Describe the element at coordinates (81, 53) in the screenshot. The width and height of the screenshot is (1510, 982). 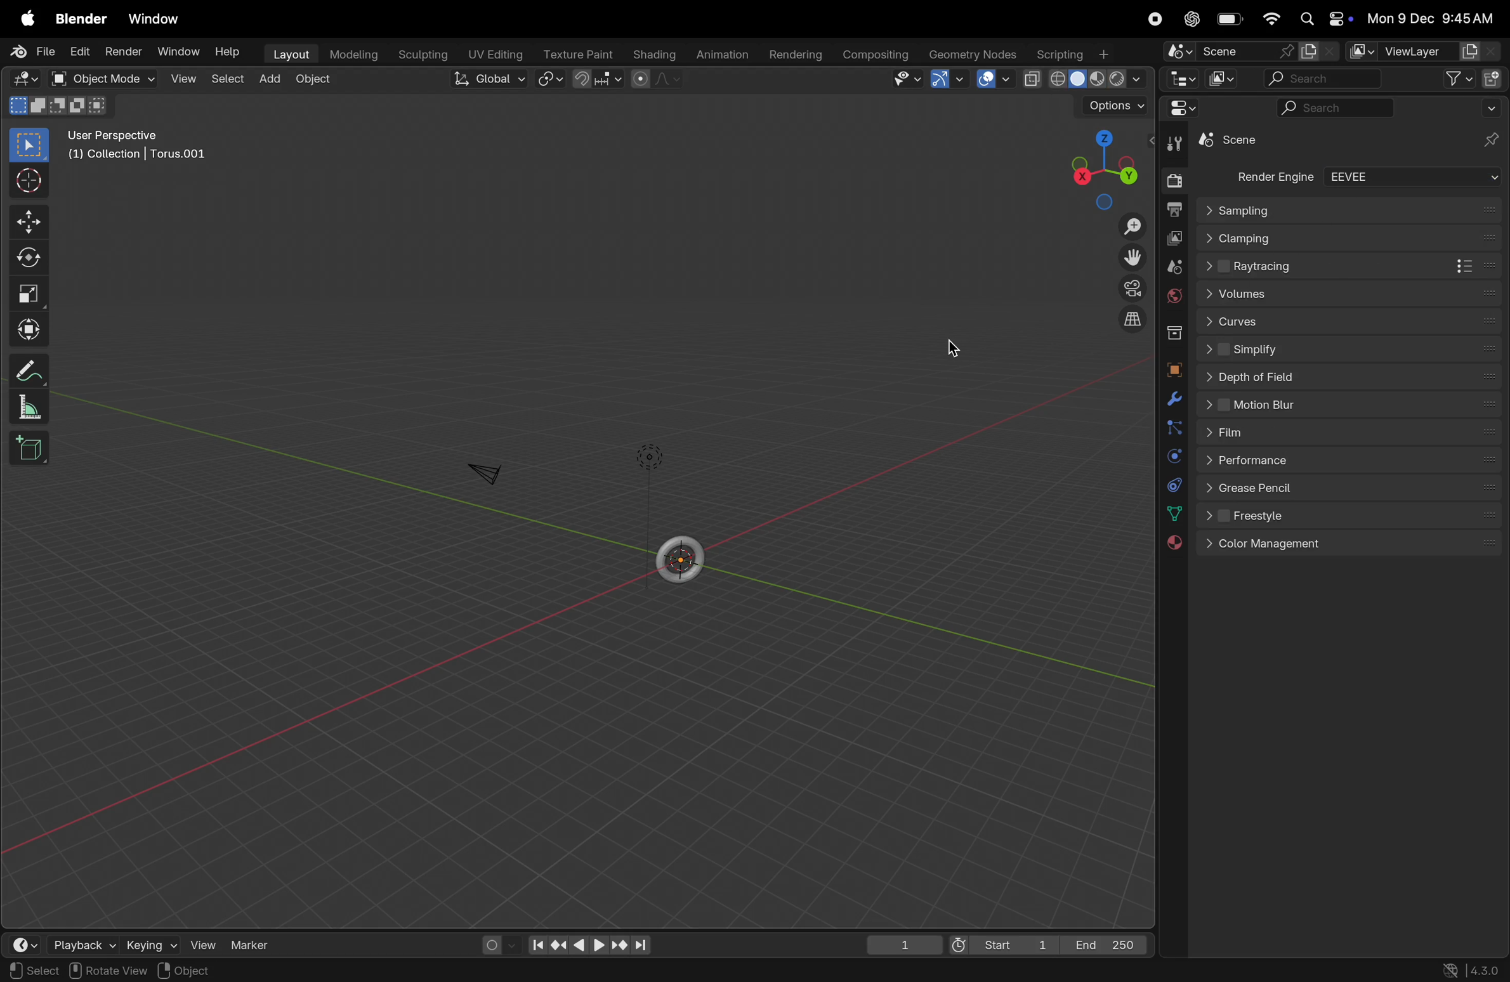
I see `edit` at that location.